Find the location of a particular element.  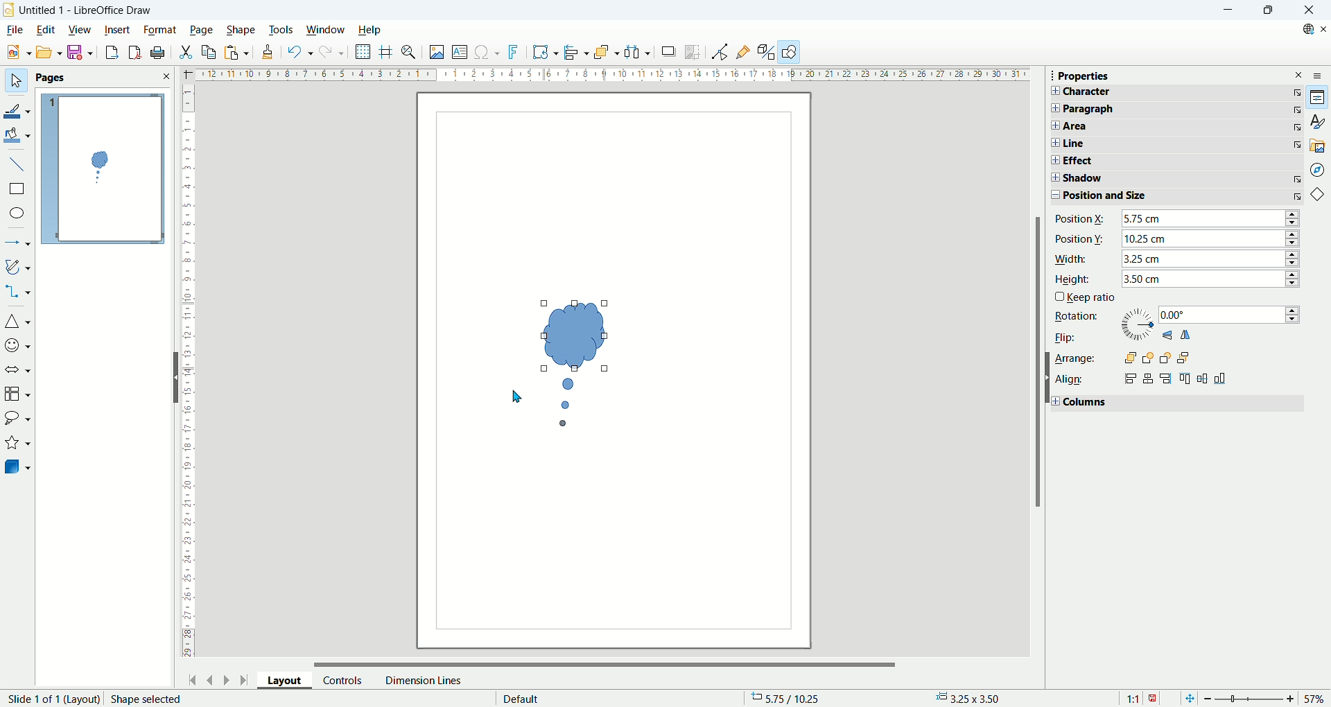

align object is located at coordinates (580, 53).